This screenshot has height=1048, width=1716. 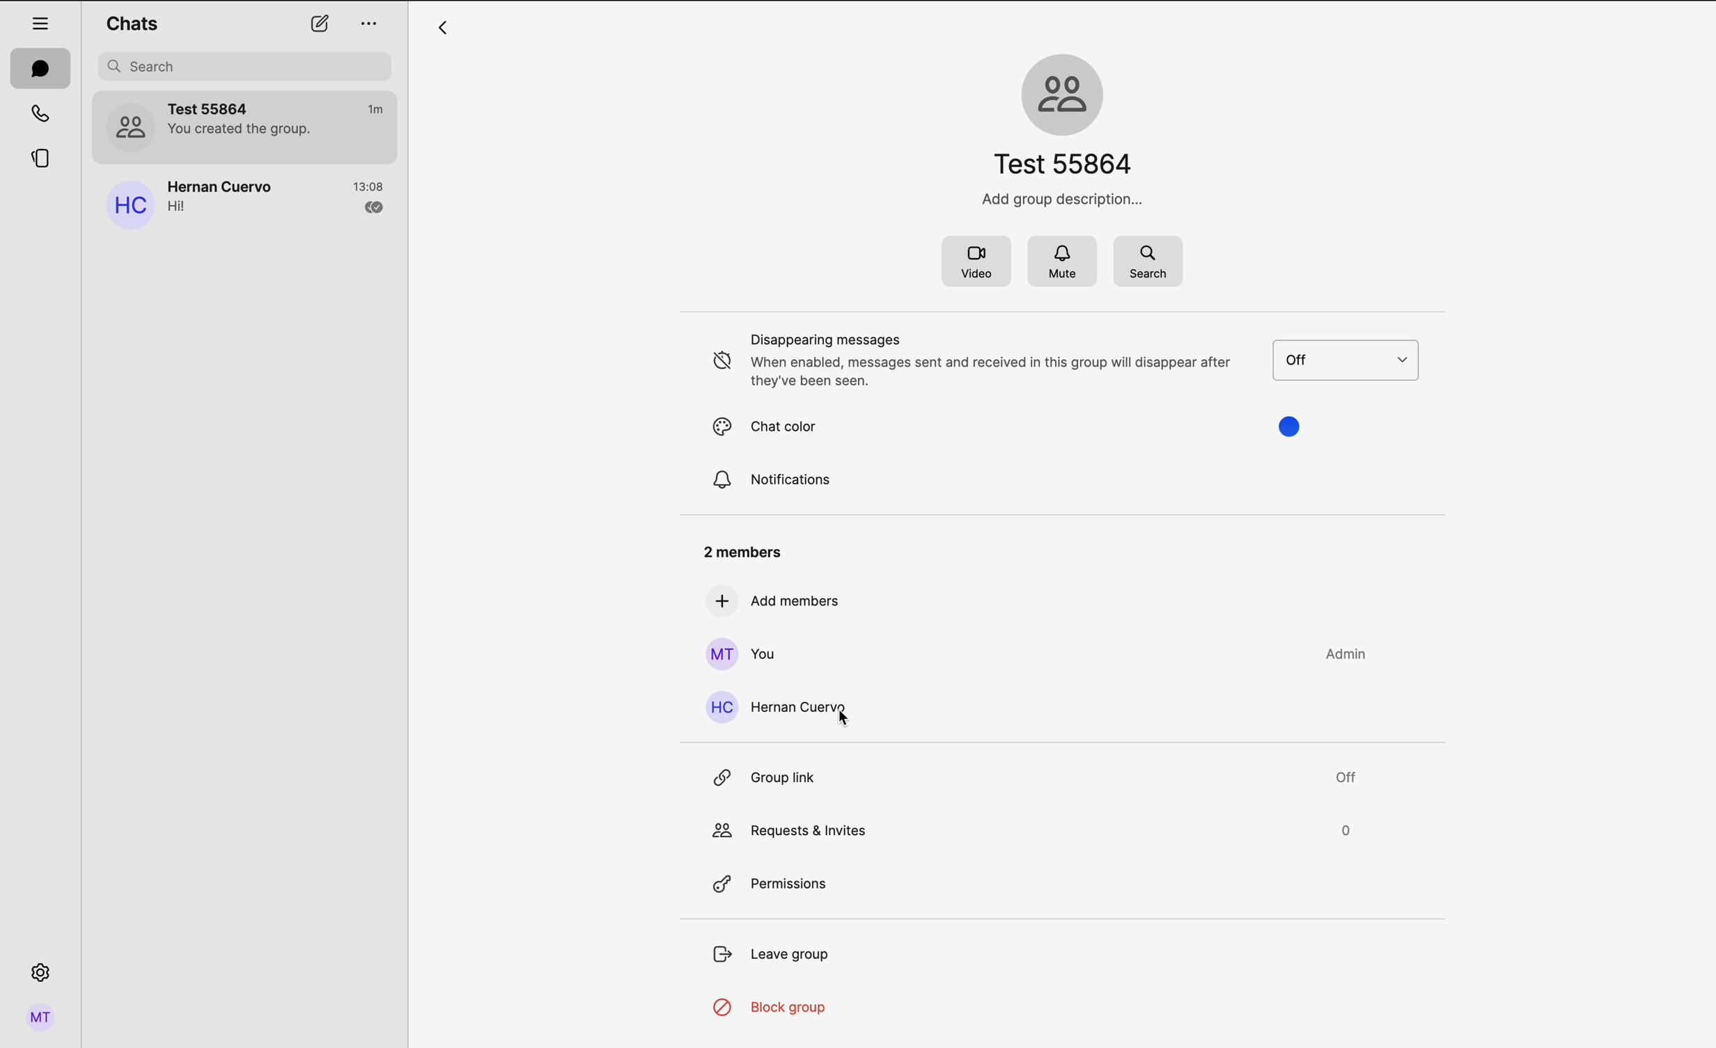 What do you see at coordinates (774, 601) in the screenshot?
I see `add members` at bounding box center [774, 601].